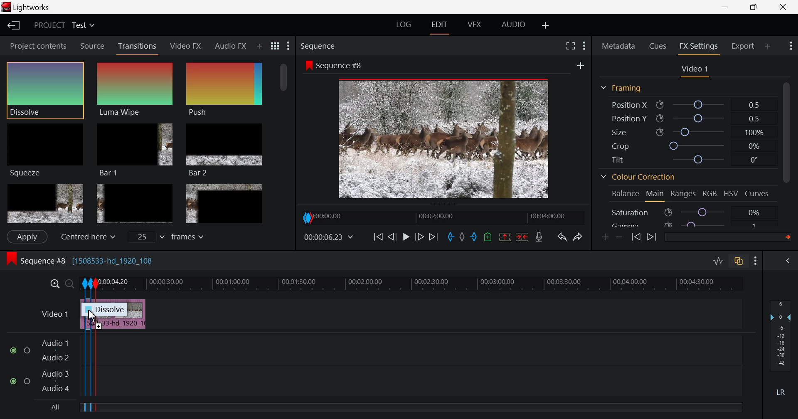 The width and height of the screenshot is (798, 419). Describe the element at coordinates (135, 150) in the screenshot. I see `Bar 1` at that location.